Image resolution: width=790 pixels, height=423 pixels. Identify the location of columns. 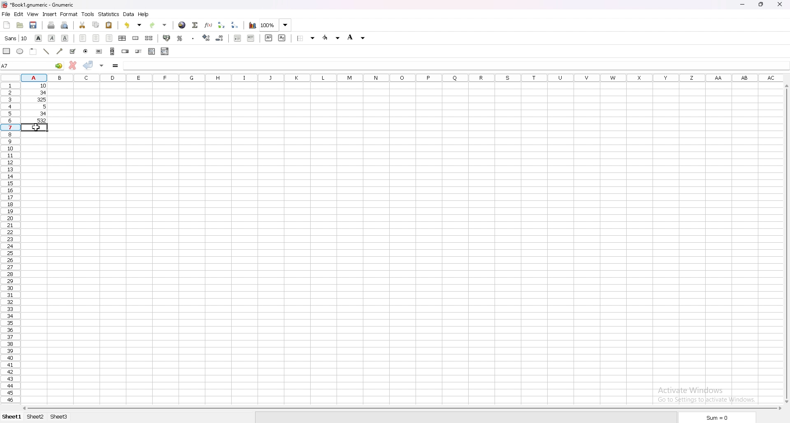
(403, 78).